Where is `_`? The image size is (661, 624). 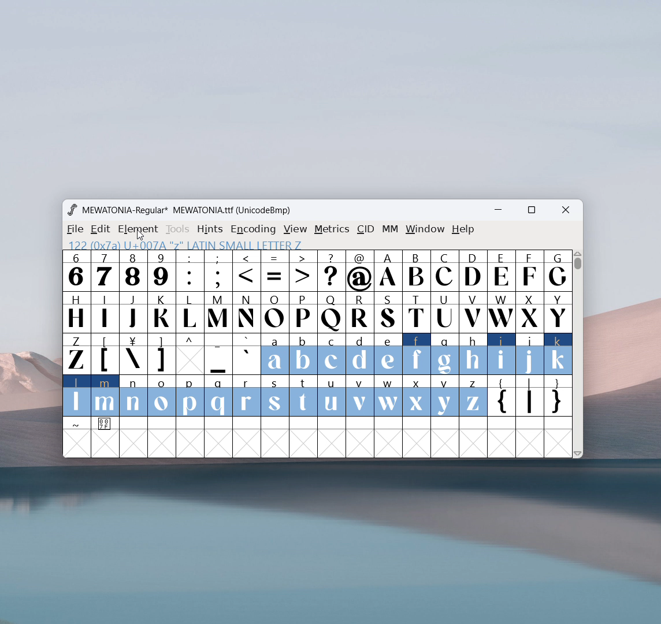 _ is located at coordinates (218, 354).